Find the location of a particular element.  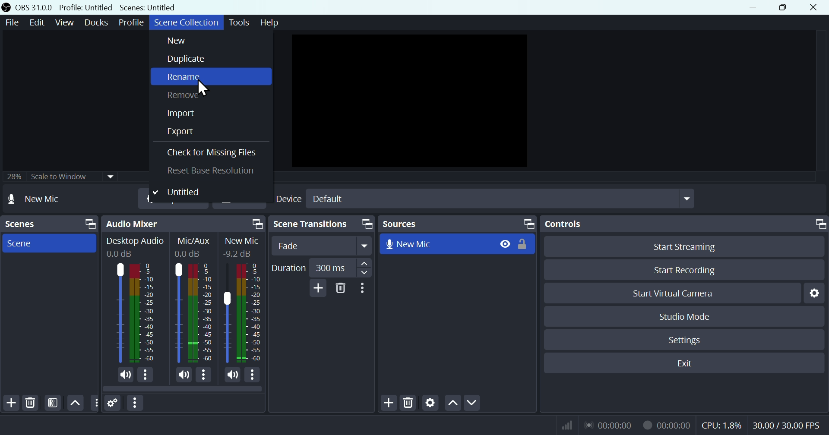

Scene collection is located at coordinates (188, 23).